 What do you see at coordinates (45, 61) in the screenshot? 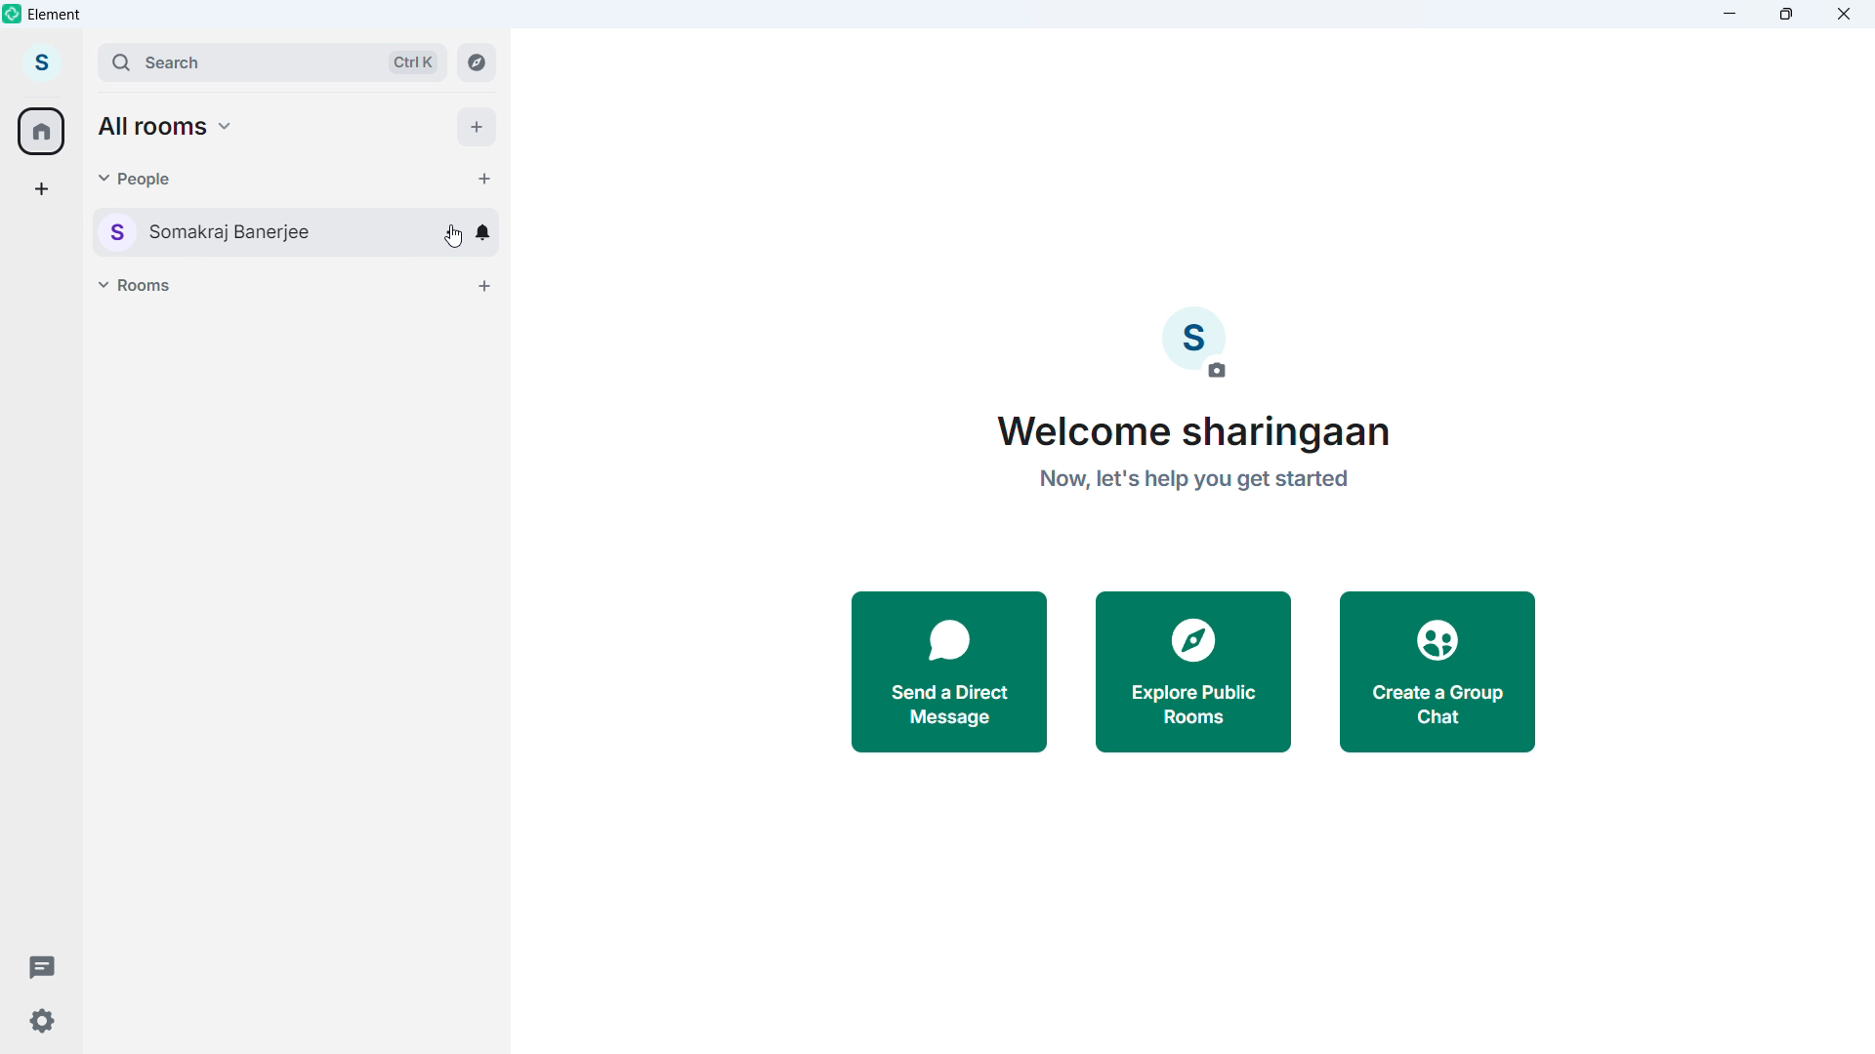
I see `account ` at bounding box center [45, 61].